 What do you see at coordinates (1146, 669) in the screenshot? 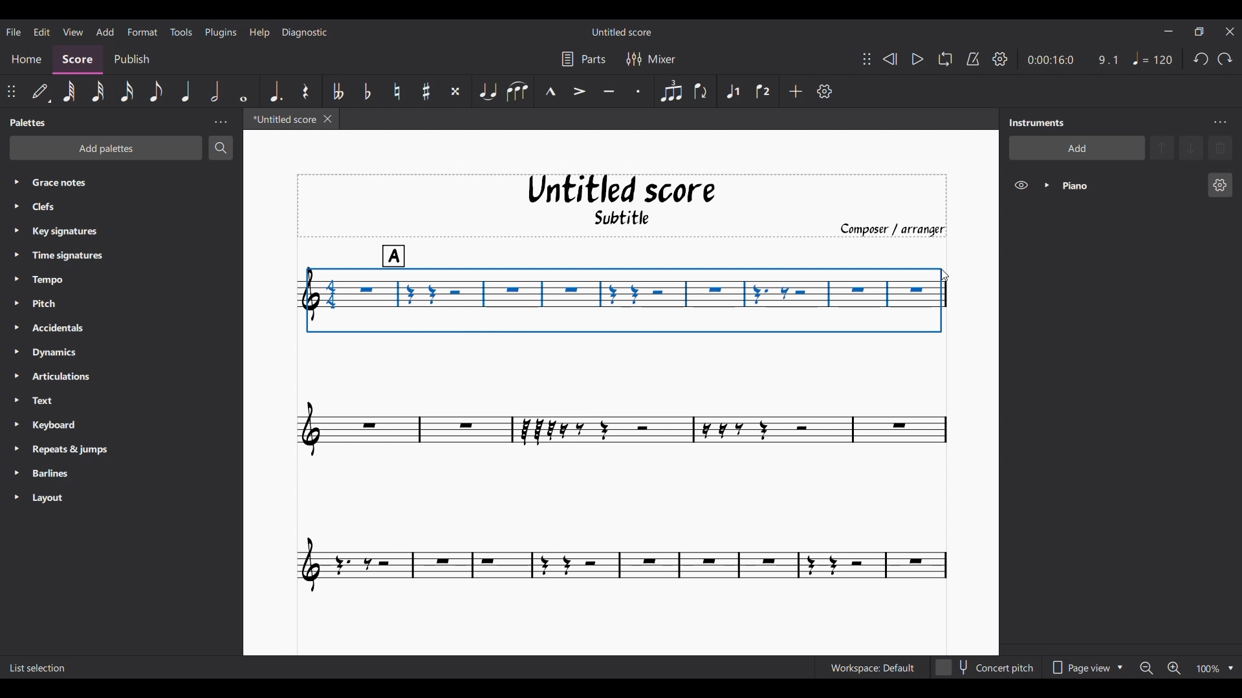
I see `Zoom out` at bounding box center [1146, 669].